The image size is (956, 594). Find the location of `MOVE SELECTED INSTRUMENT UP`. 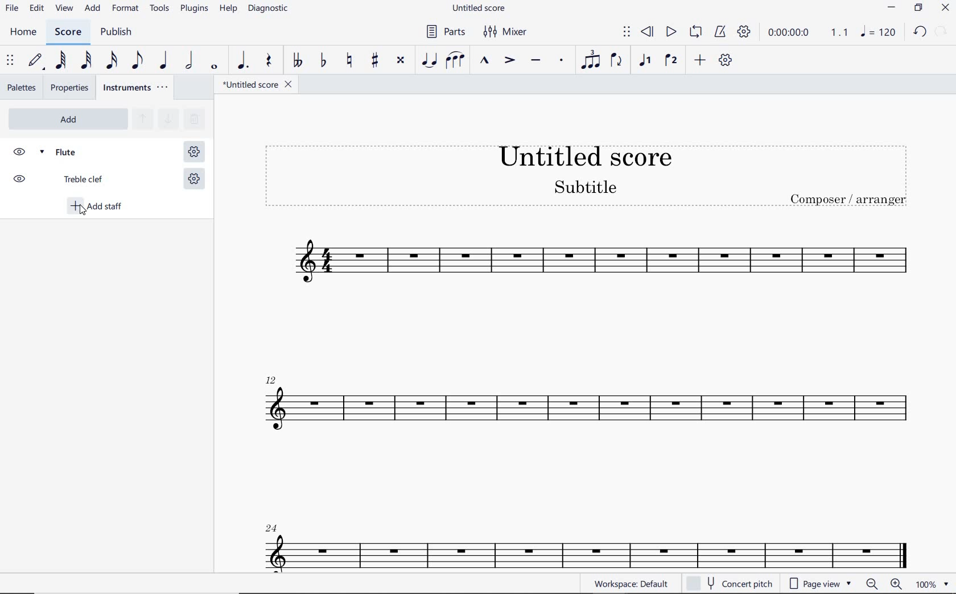

MOVE SELECTED INSTRUMENT UP is located at coordinates (142, 119).